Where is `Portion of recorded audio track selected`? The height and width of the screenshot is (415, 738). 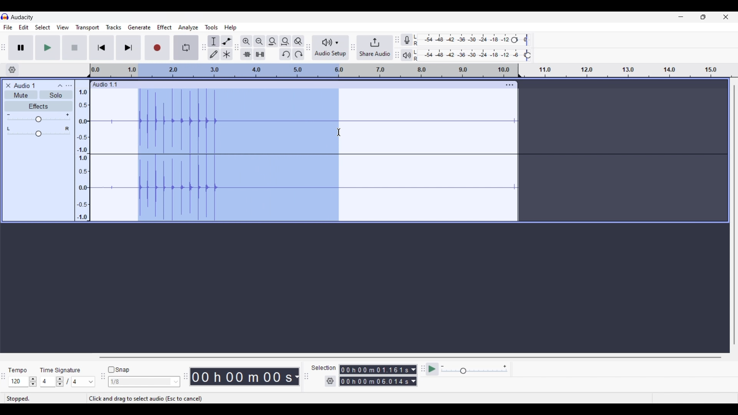
Portion of recorded audio track selected is located at coordinates (238, 155).